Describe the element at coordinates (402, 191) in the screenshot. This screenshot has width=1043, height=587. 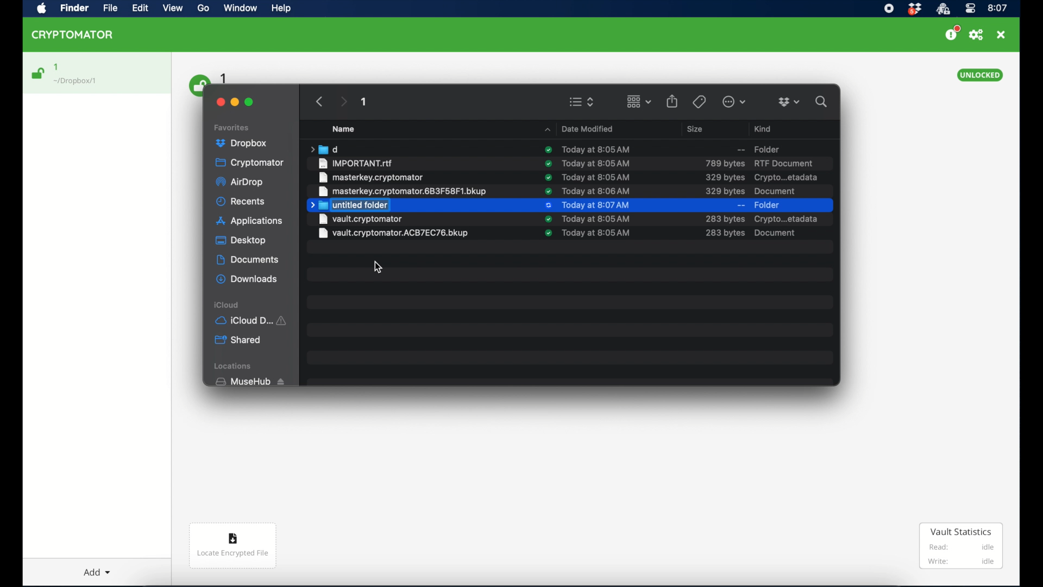
I see `file name` at that location.